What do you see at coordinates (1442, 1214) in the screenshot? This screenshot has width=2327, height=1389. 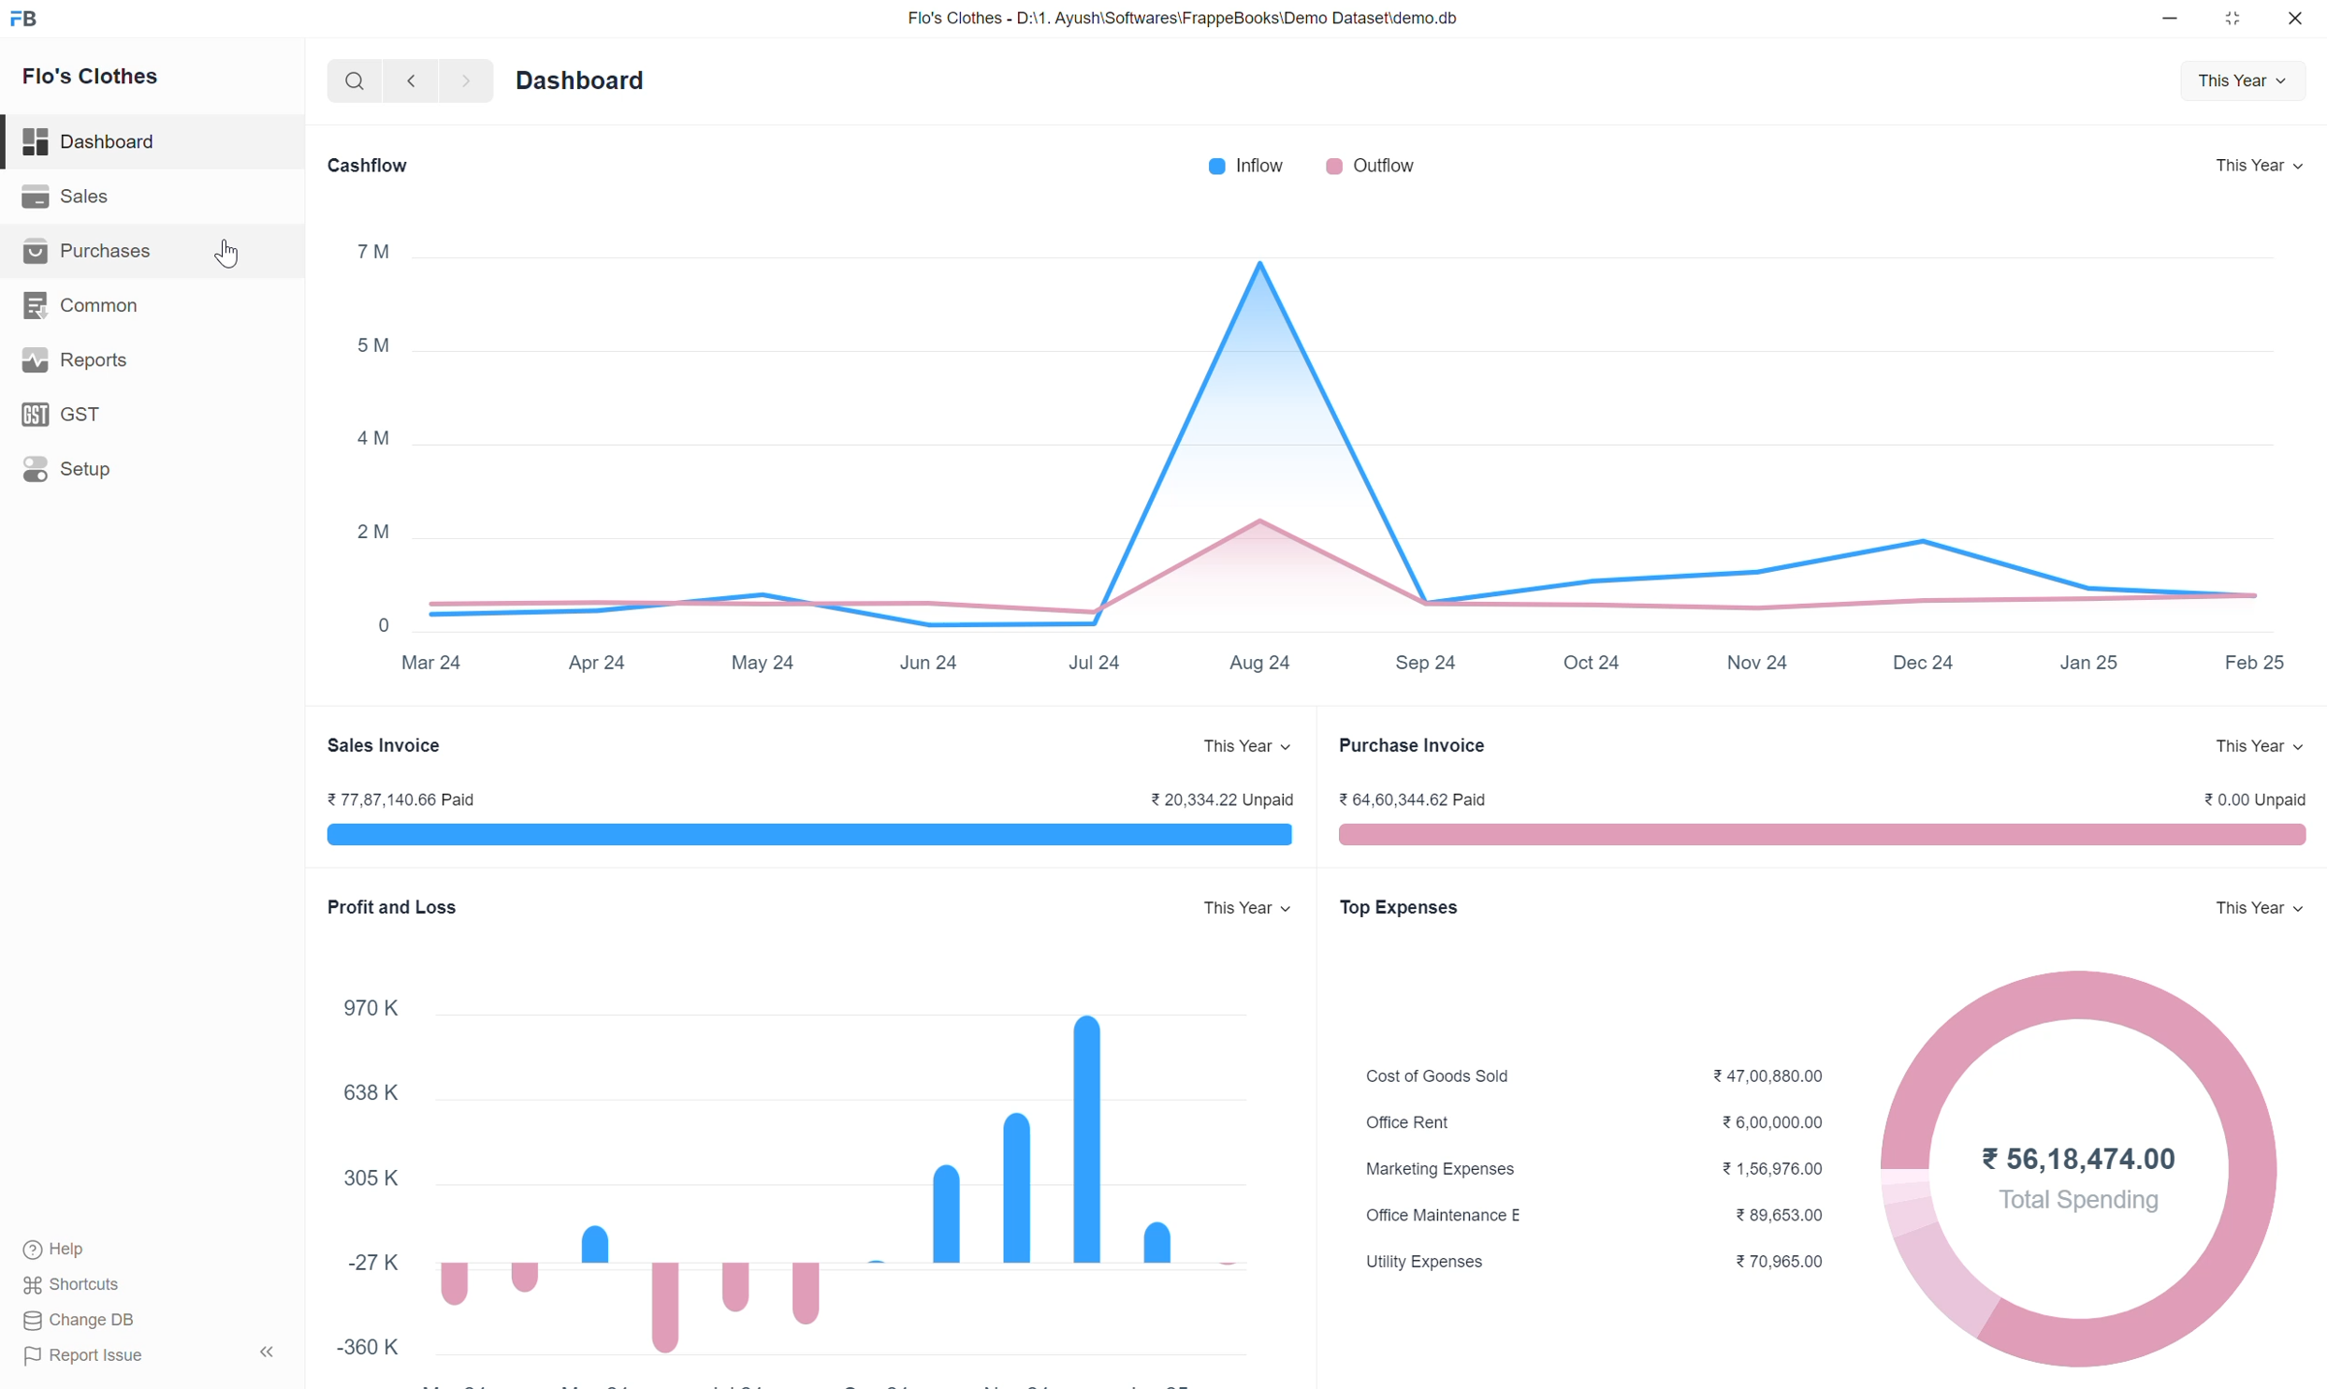 I see `Office Maintenance E` at bounding box center [1442, 1214].